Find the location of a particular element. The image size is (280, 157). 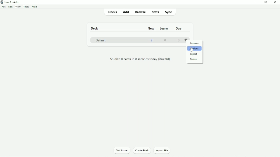

Decks is located at coordinates (113, 12).